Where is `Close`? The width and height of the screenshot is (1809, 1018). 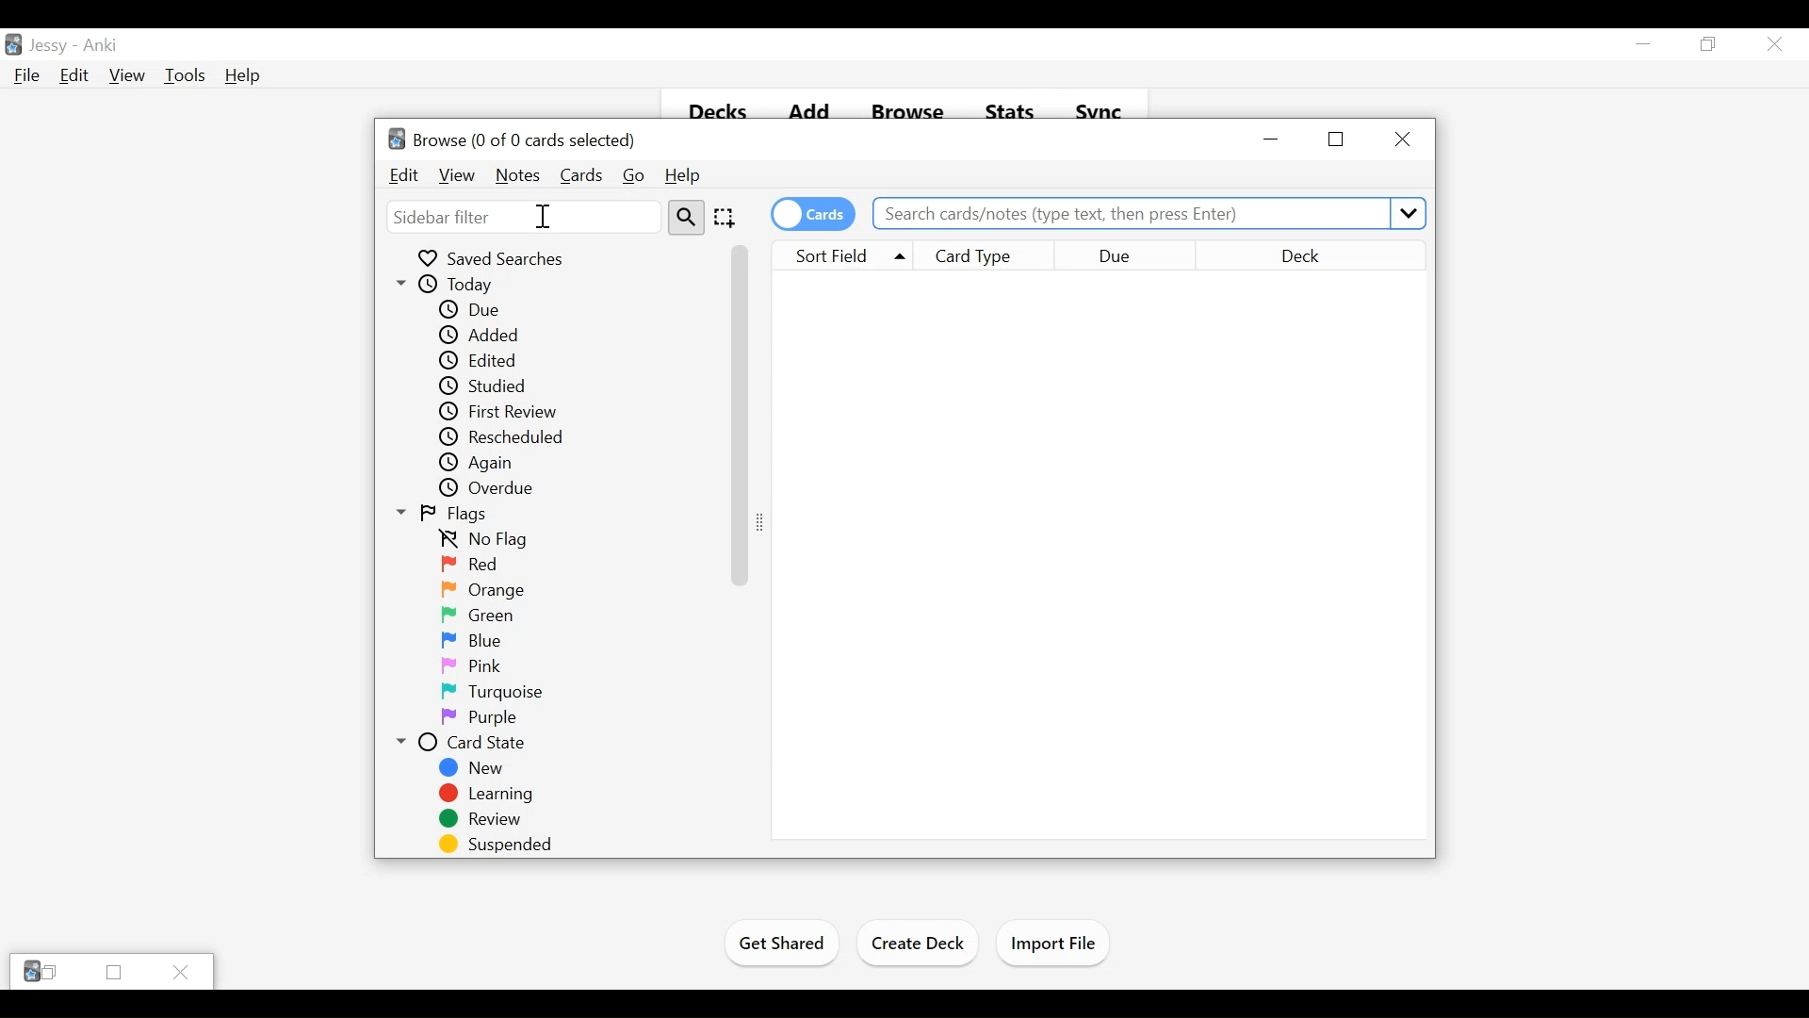
Close is located at coordinates (1772, 44).